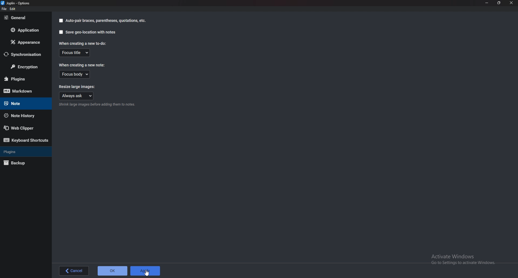  Describe the element at coordinates (500, 3) in the screenshot. I see `Resize` at that location.